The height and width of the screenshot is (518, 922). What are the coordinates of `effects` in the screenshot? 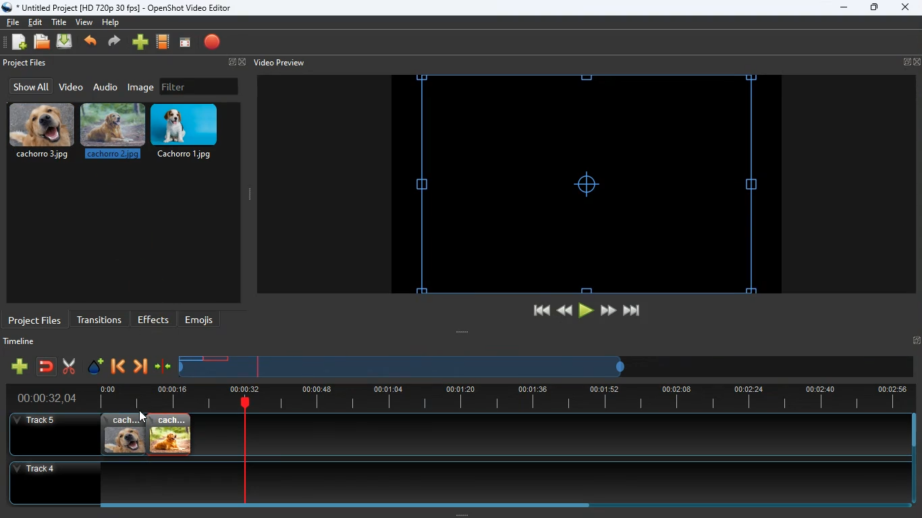 It's located at (154, 319).